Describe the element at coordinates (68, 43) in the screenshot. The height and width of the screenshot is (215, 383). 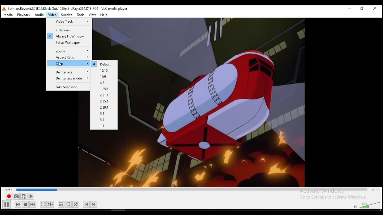
I see `Set as wallpaper` at that location.